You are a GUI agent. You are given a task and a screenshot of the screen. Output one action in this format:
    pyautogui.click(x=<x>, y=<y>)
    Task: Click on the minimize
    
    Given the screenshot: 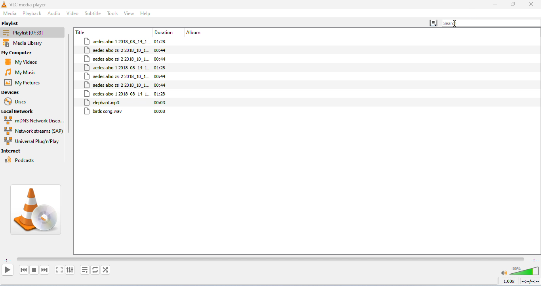 What is the action you would take?
    pyautogui.click(x=495, y=5)
    